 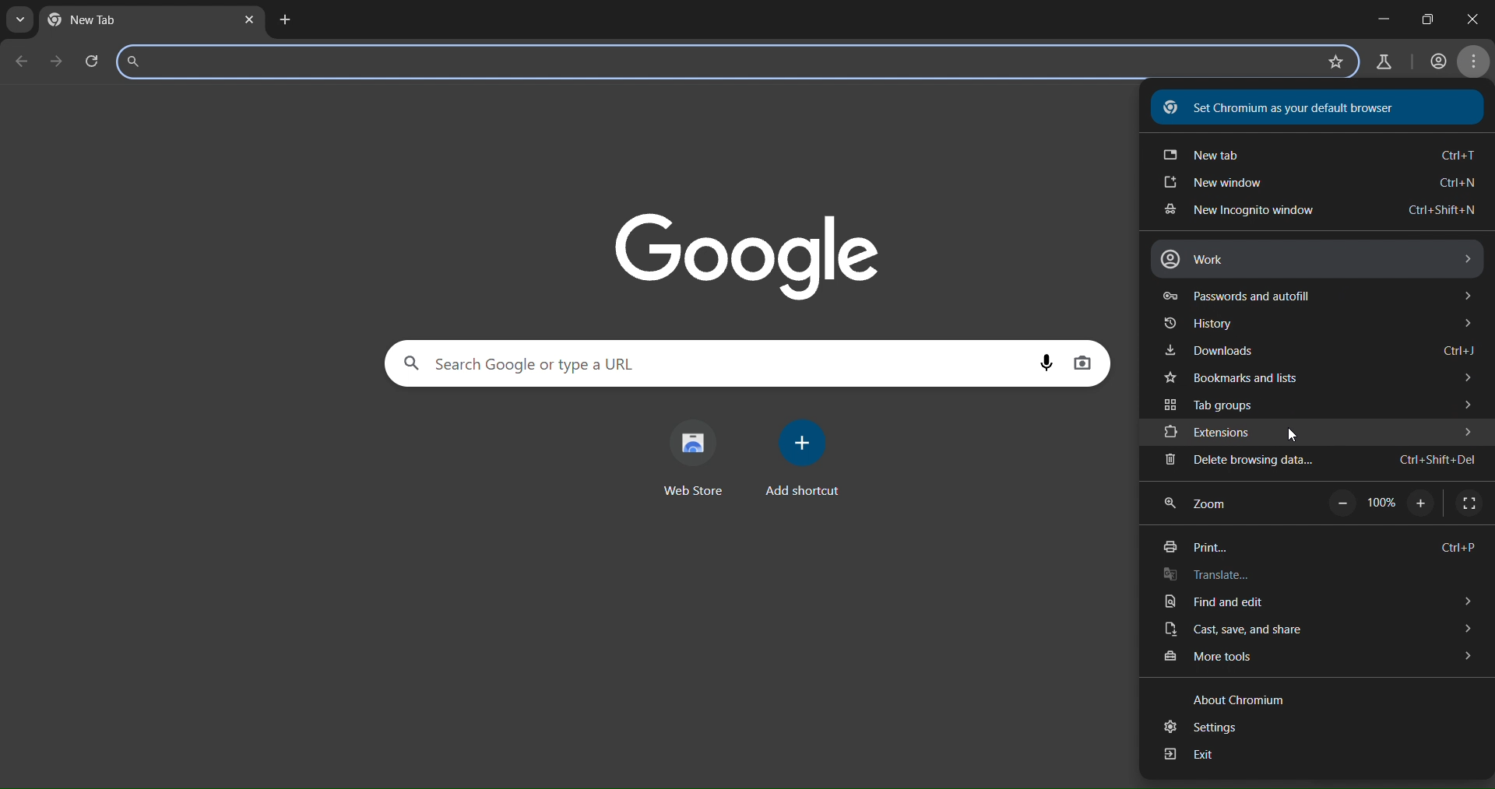 I want to click on search tabs, so click(x=19, y=17).